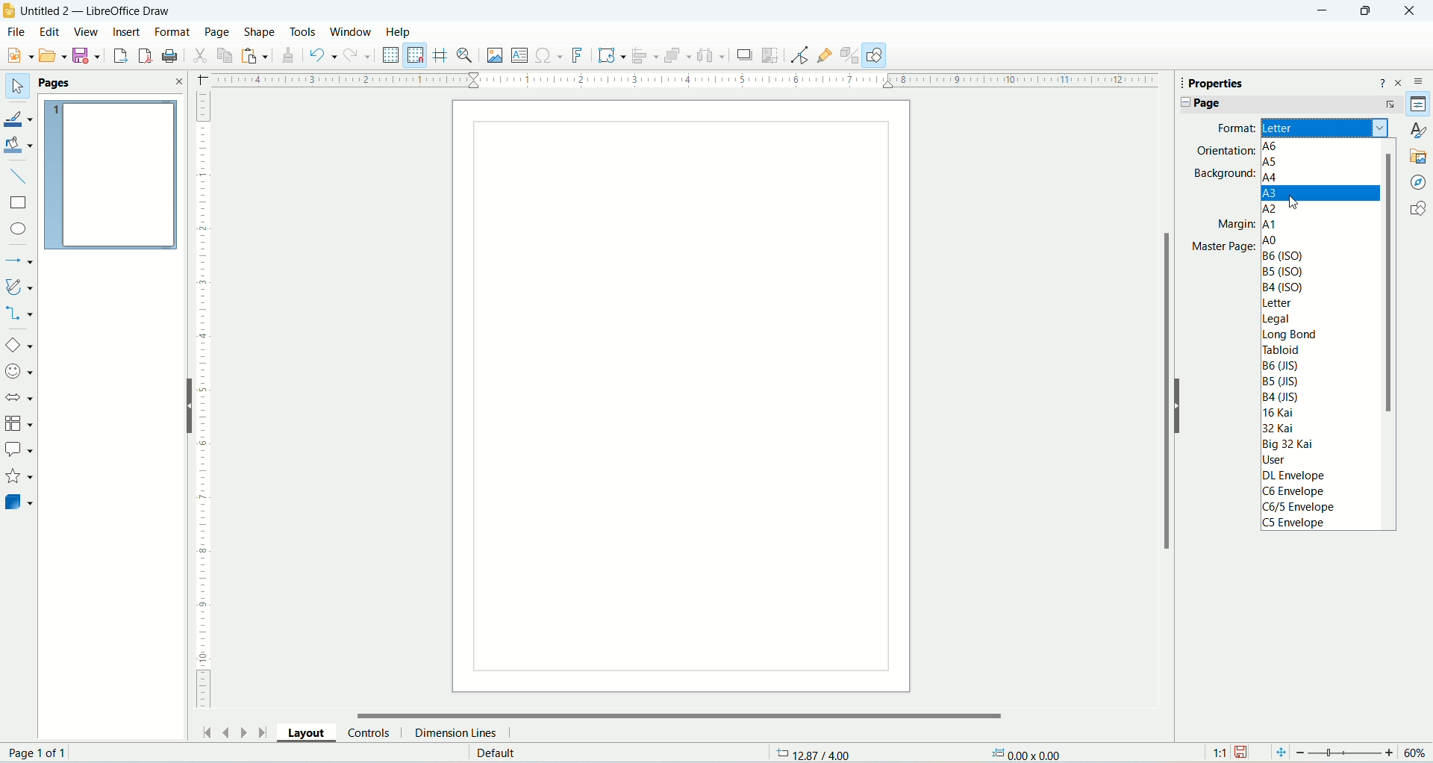 The width and height of the screenshot is (1433, 763). What do you see at coordinates (1297, 475) in the screenshot?
I see `DL` at bounding box center [1297, 475].